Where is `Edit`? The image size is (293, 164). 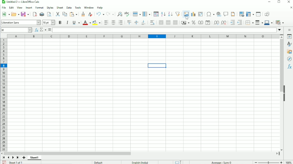 Edit is located at coordinates (11, 7).